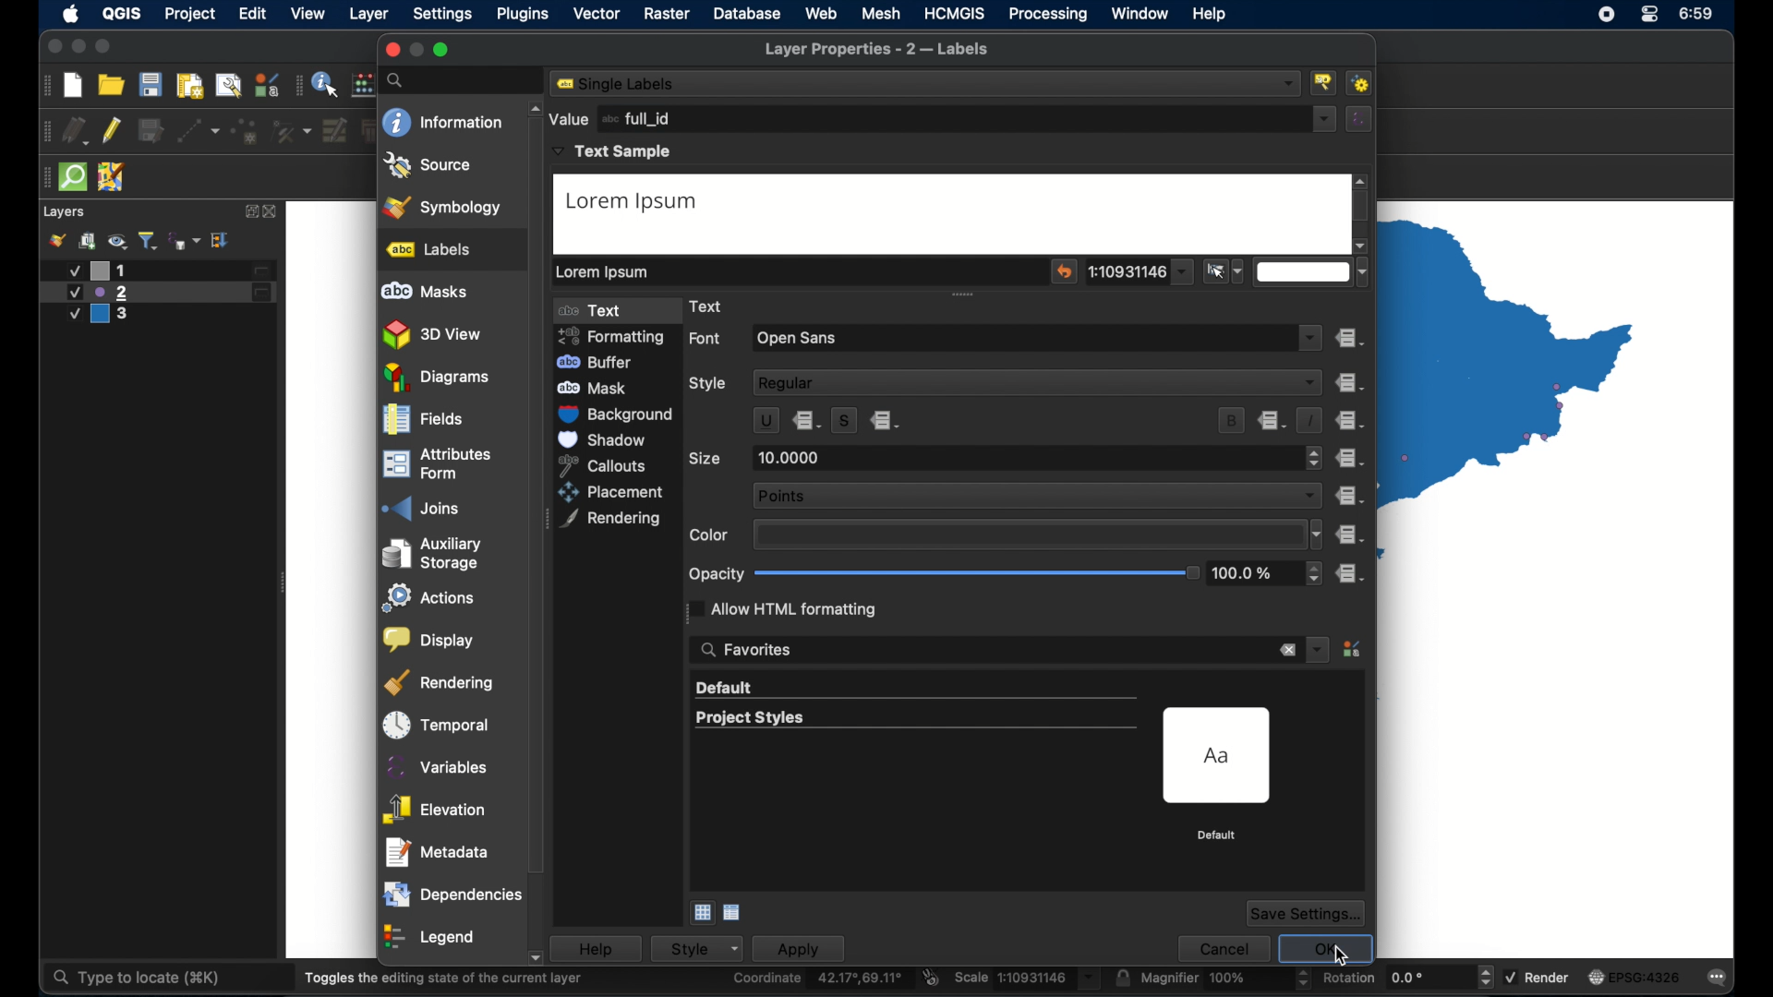 This screenshot has height=997, width=1773. I want to click on setto current  canvas scale, so click(1224, 270).